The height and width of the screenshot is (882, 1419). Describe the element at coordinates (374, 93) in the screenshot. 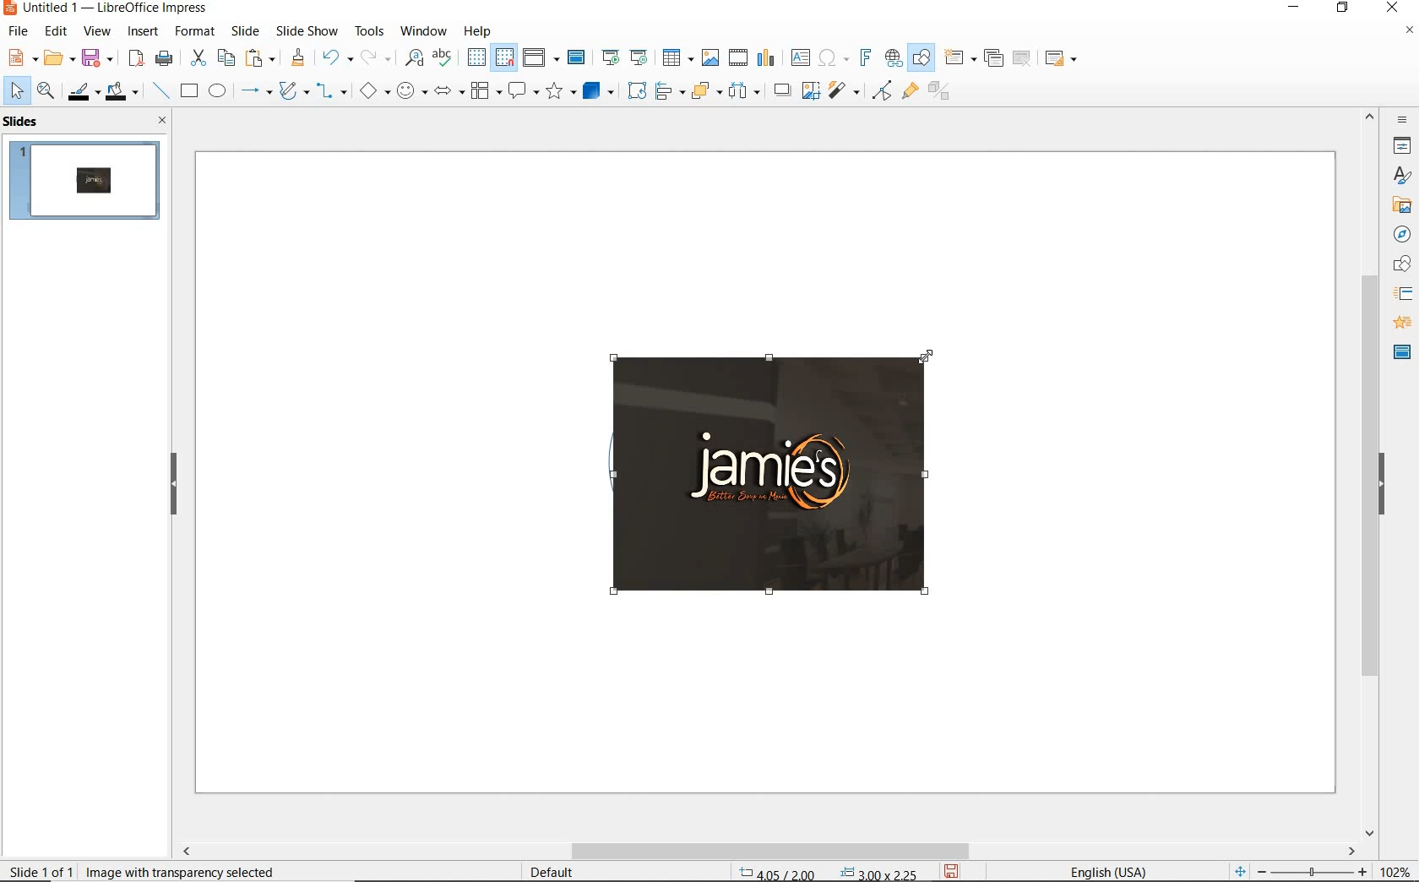

I see `basic shapes` at that location.